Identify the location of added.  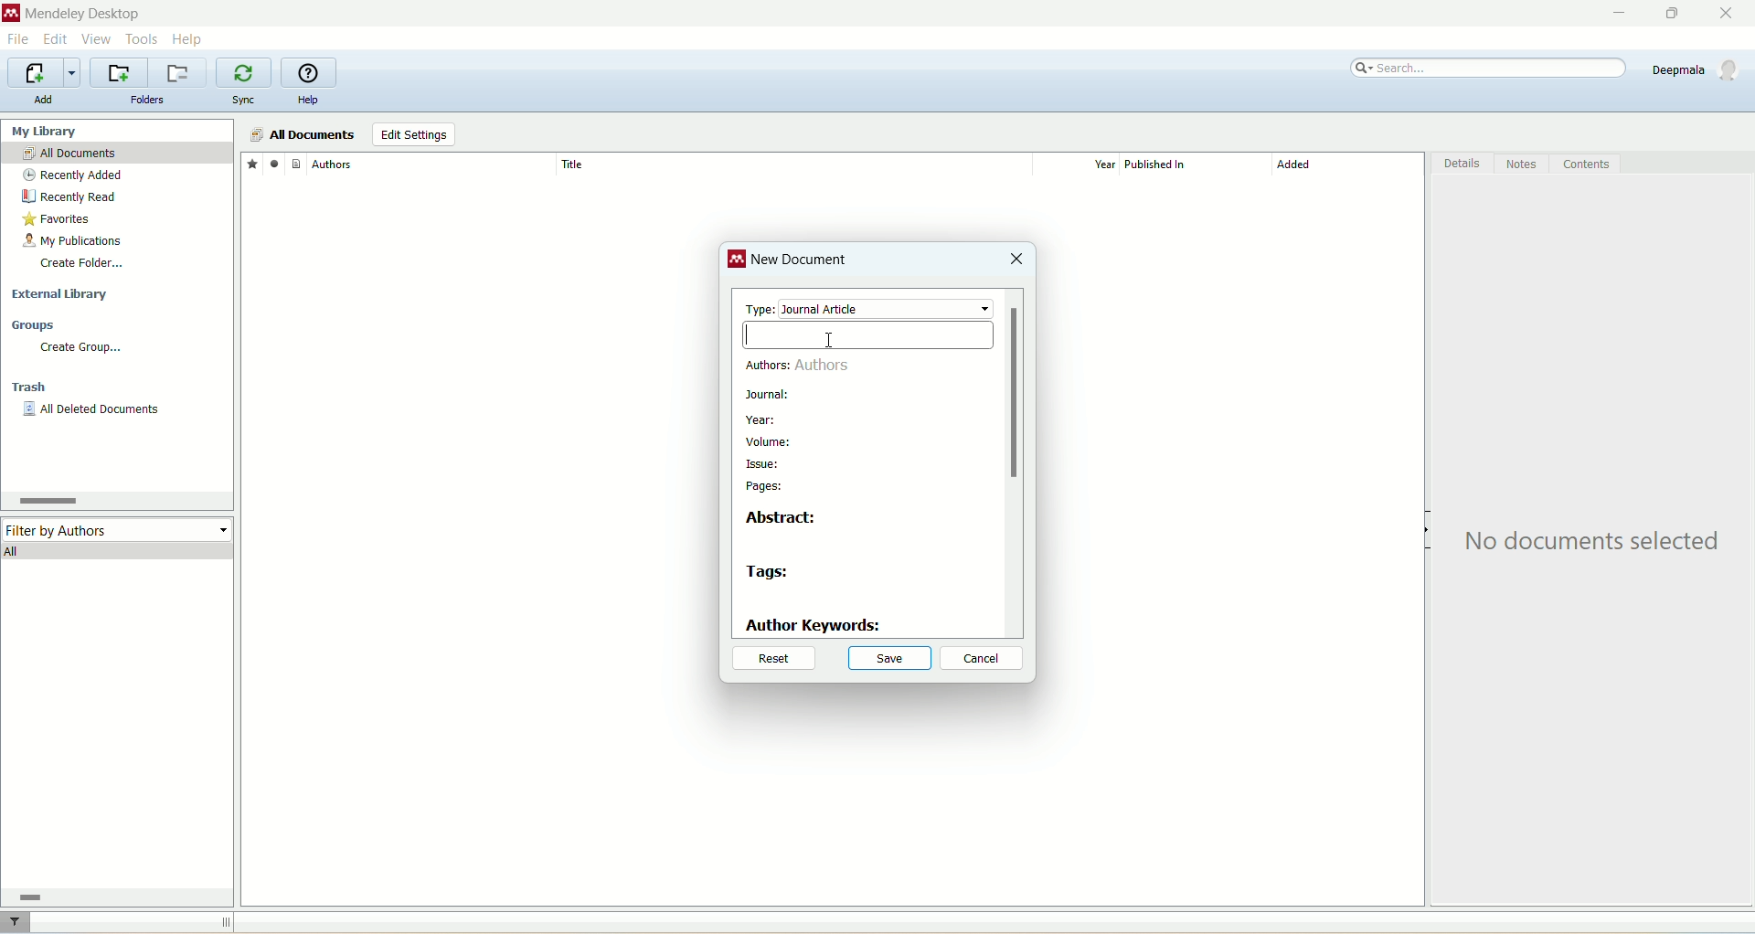
(1348, 169).